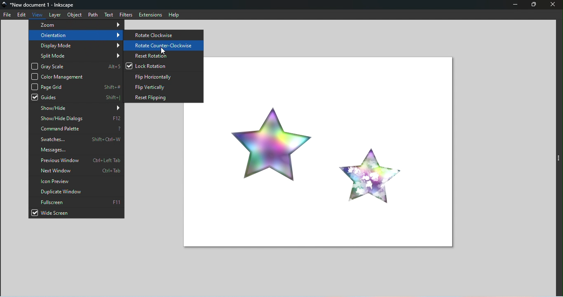 This screenshot has height=297, width=563. What do you see at coordinates (163, 76) in the screenshot?
I see `Flip horizontally` at bounding box center [163, 76].